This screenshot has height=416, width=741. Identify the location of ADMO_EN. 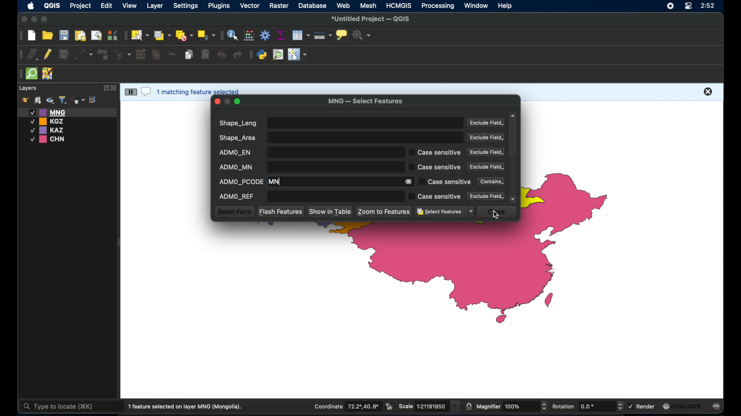
(308, 152).